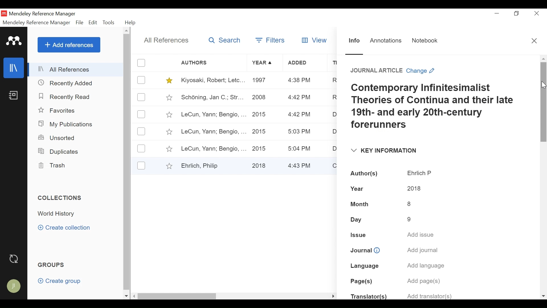 Image resolution: width=547 pixels, height=308 pixels. Describe the element at coordinates (373, 71) in the screenshot. I see `JOURNAL ARTICLE` at that location.